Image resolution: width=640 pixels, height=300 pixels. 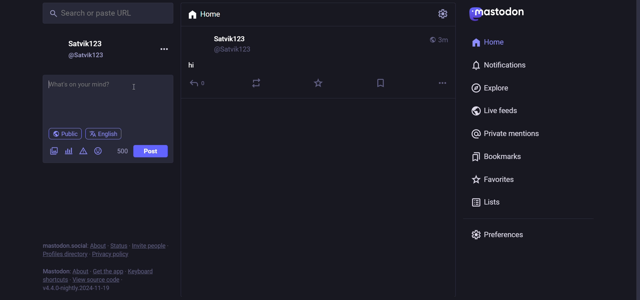 I want to click on last modified, so click(x=444, y=40).